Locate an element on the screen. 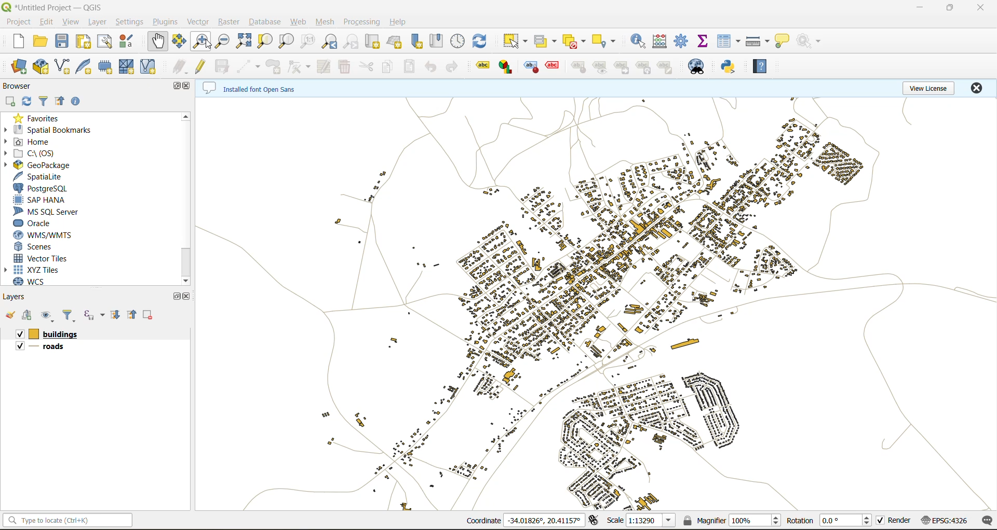 The image size is (997, 530).  is located at coordinates (53, 346).